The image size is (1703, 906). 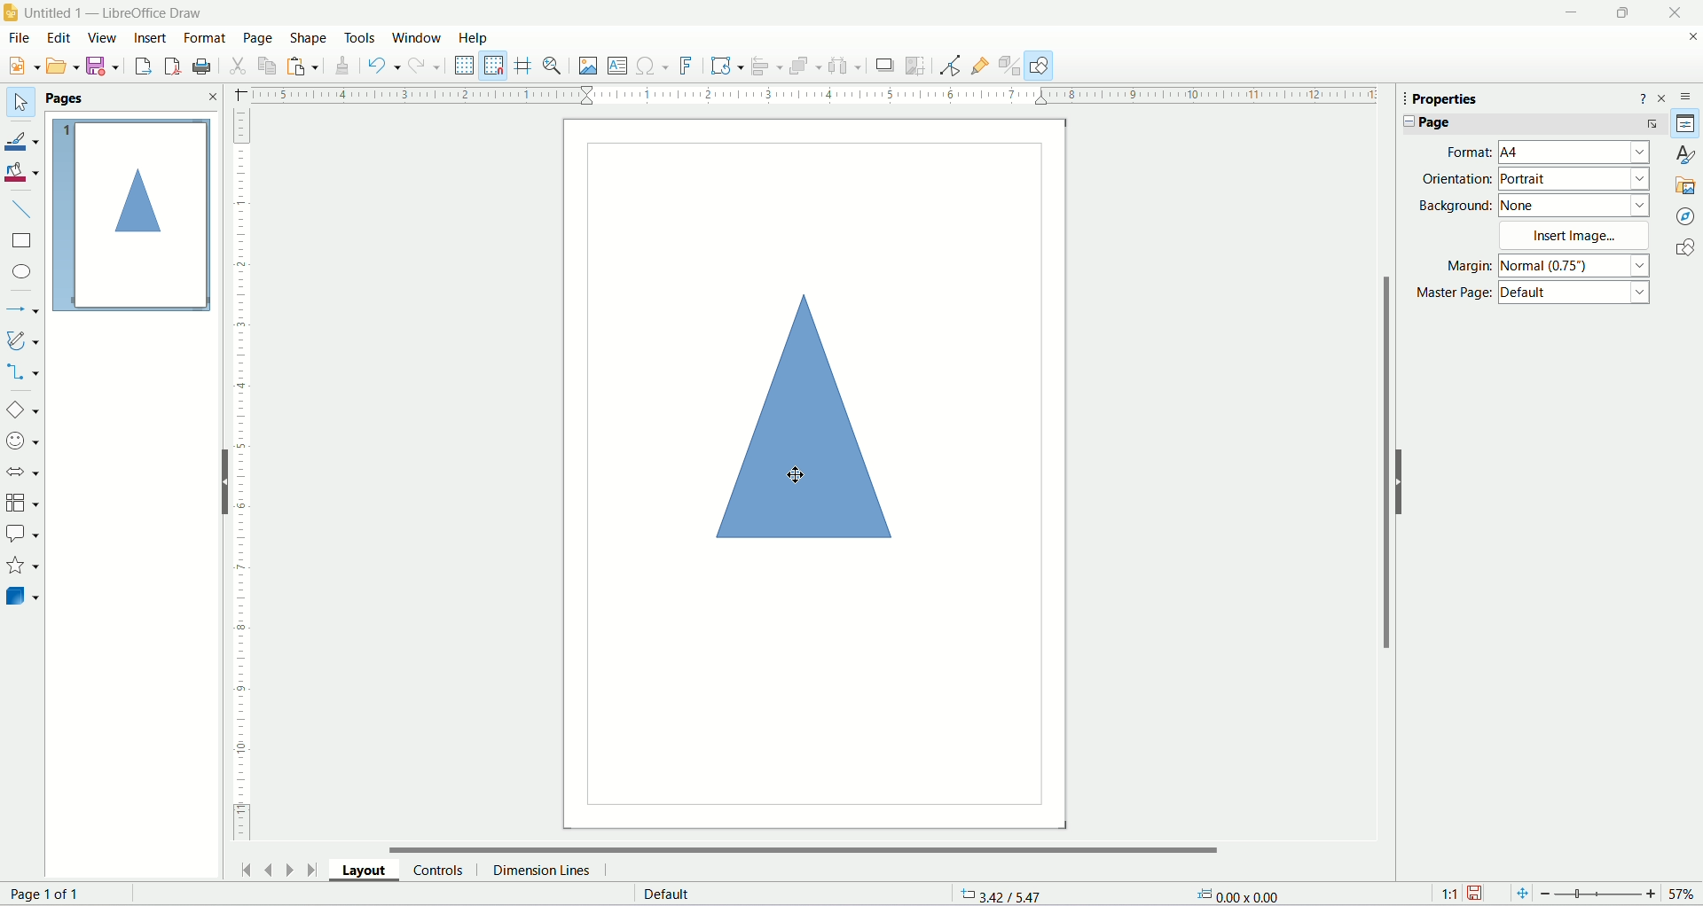 I want to click on Shape, so click(x=309, y=38).